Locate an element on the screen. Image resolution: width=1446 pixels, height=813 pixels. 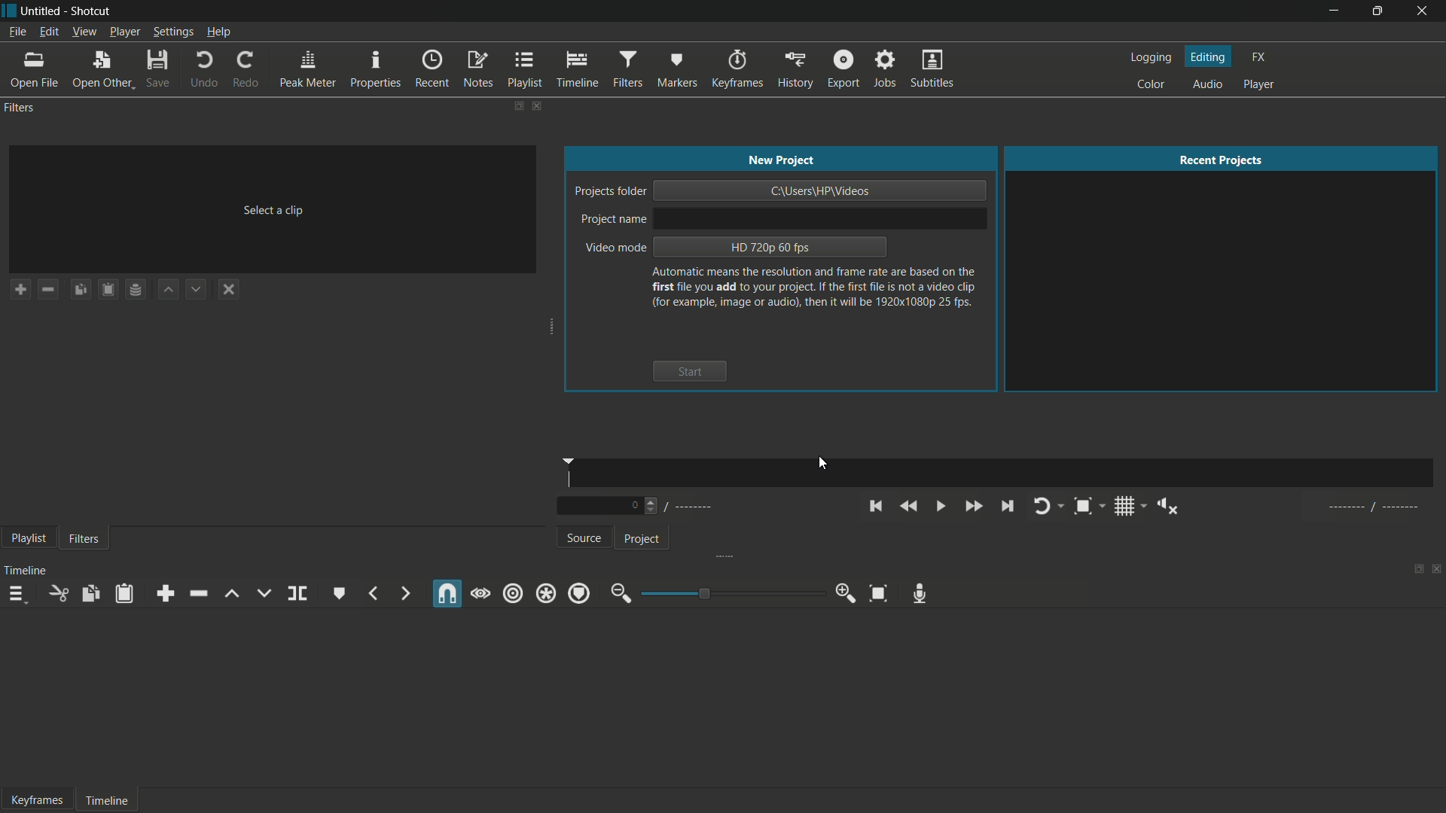
lift is located at coordinates (230, 594).